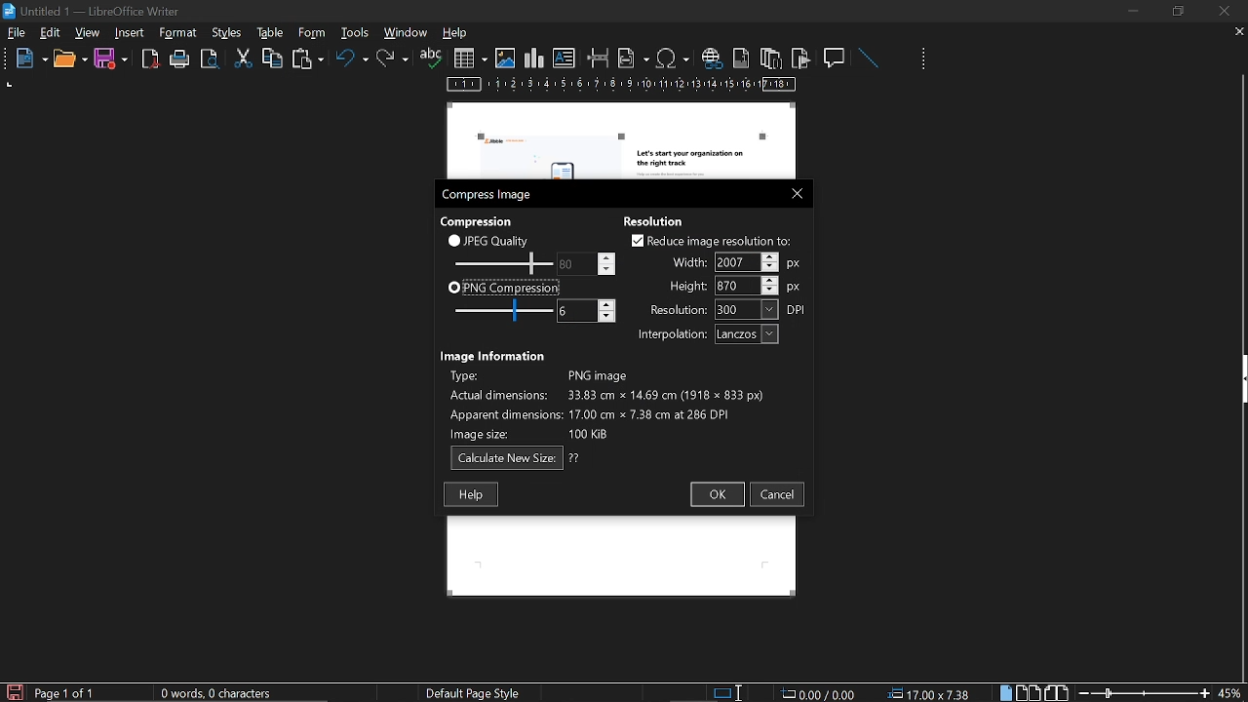  Describe the element at coordinates (728, 309) in the screenshot. I see `resolution` at that location.